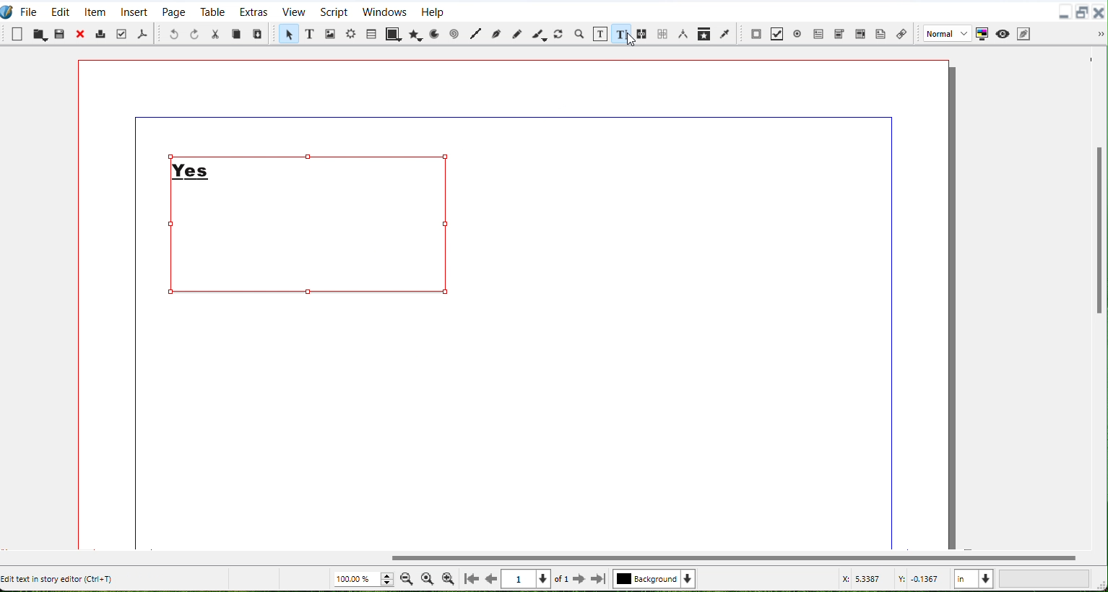 This screenshot has width=1108, height=592. Describe the element at coordinates (599, 579) in the screenshot. I see `Go to last page` at that location.